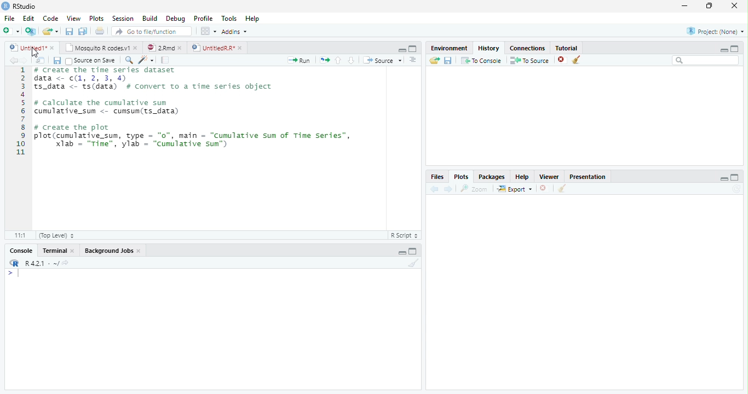  What do you see at coordinates (543, 188) in the screenshot?
I see `Delete` at bounding box center [543, 188].